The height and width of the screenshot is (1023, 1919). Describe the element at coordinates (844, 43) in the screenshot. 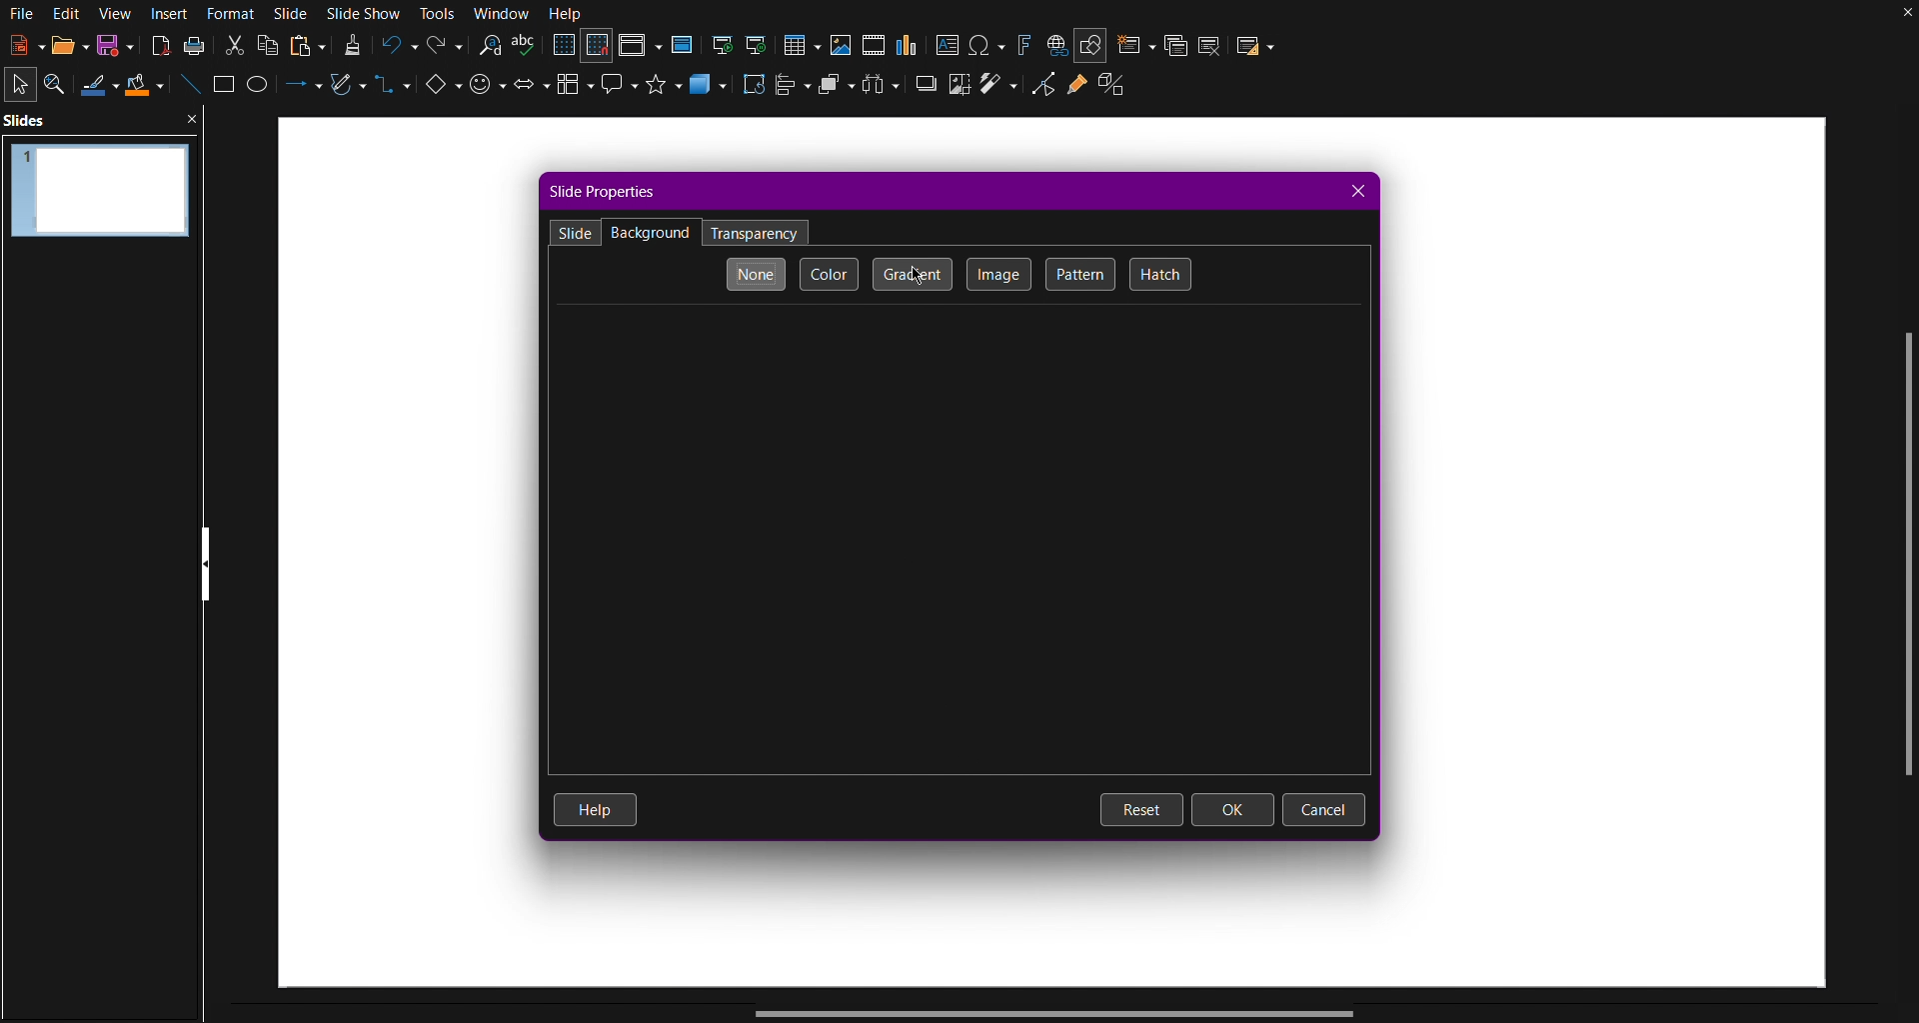

I see `Insert Image` at that location.